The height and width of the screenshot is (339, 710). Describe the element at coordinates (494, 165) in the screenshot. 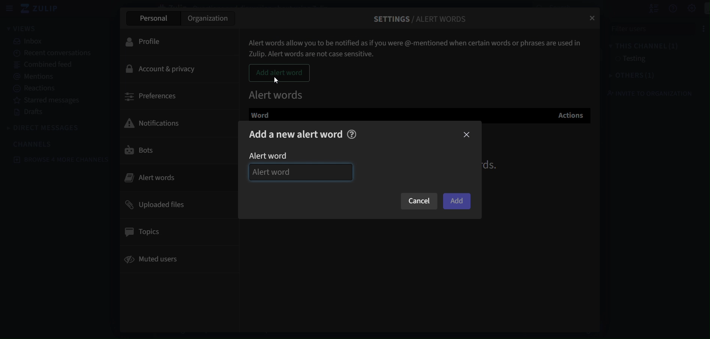

I see `ds` at that location.